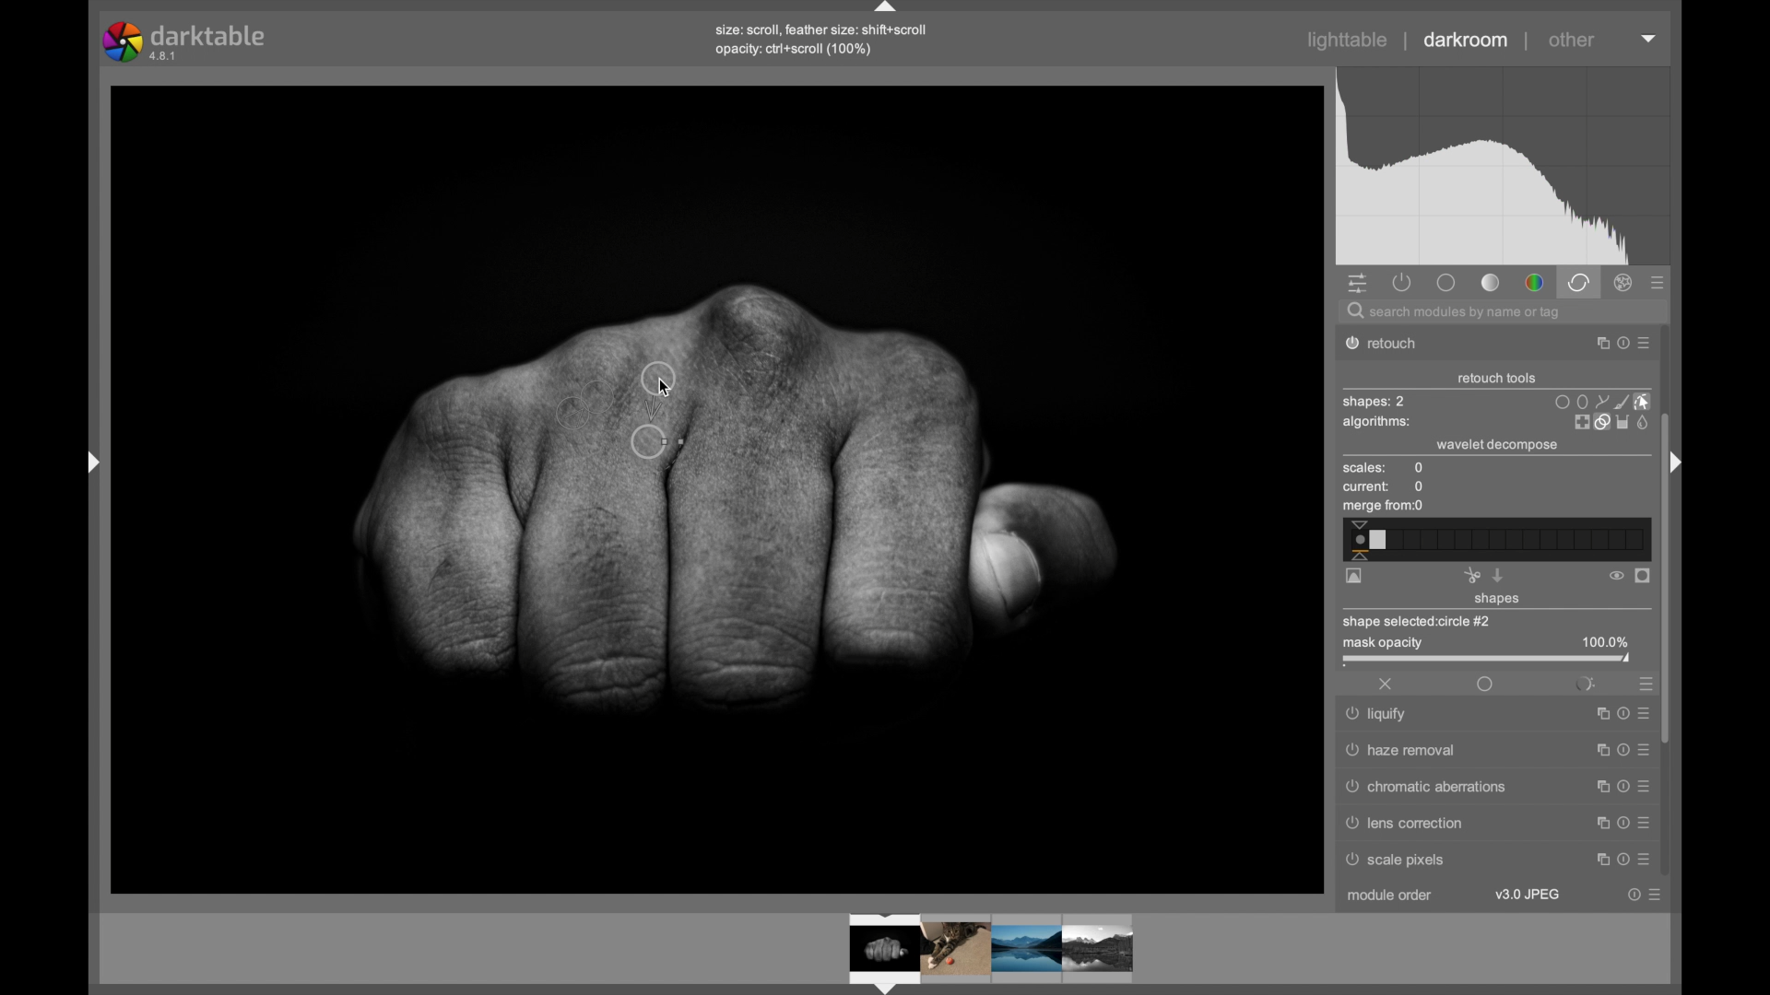 Image resolution: width=1770 pixels, height=995 pixels. Describe the element at coordinates (1644, 711) in the screenshot. I see `more options` at that location.